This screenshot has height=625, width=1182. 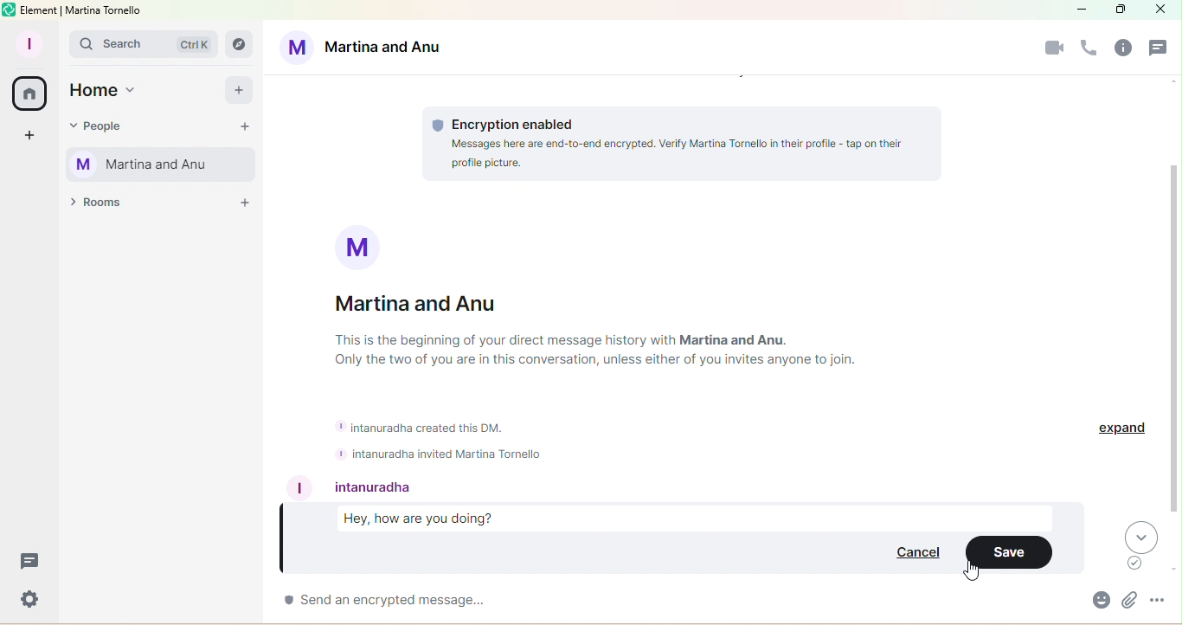 I want to click on profile, so click(x=302, y=487).